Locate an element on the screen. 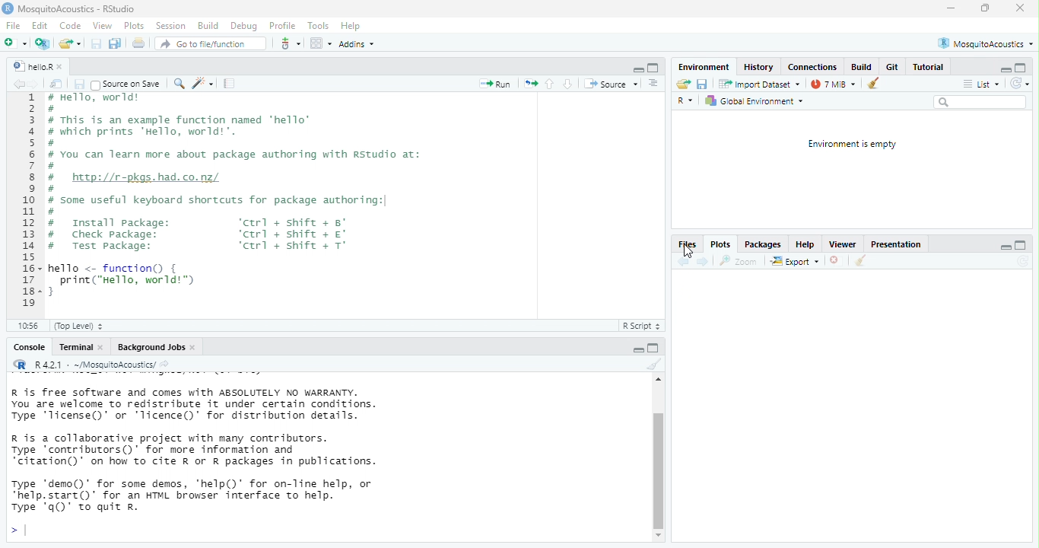 This screenshot has width=1039, height=548. Connections. is located at coordinates (814, 66).